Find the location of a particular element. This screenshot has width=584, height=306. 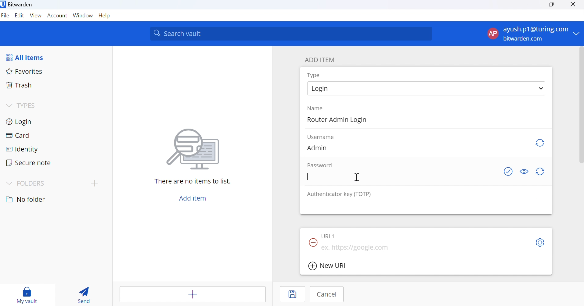

Identity is located at coordinates (25, 149).